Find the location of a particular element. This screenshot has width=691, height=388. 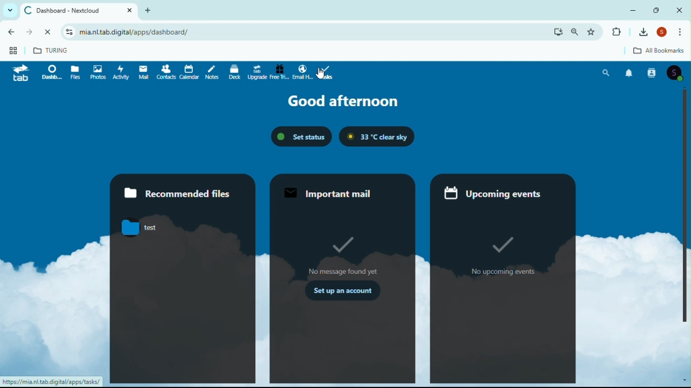

download is located at coordinates (558, 32).